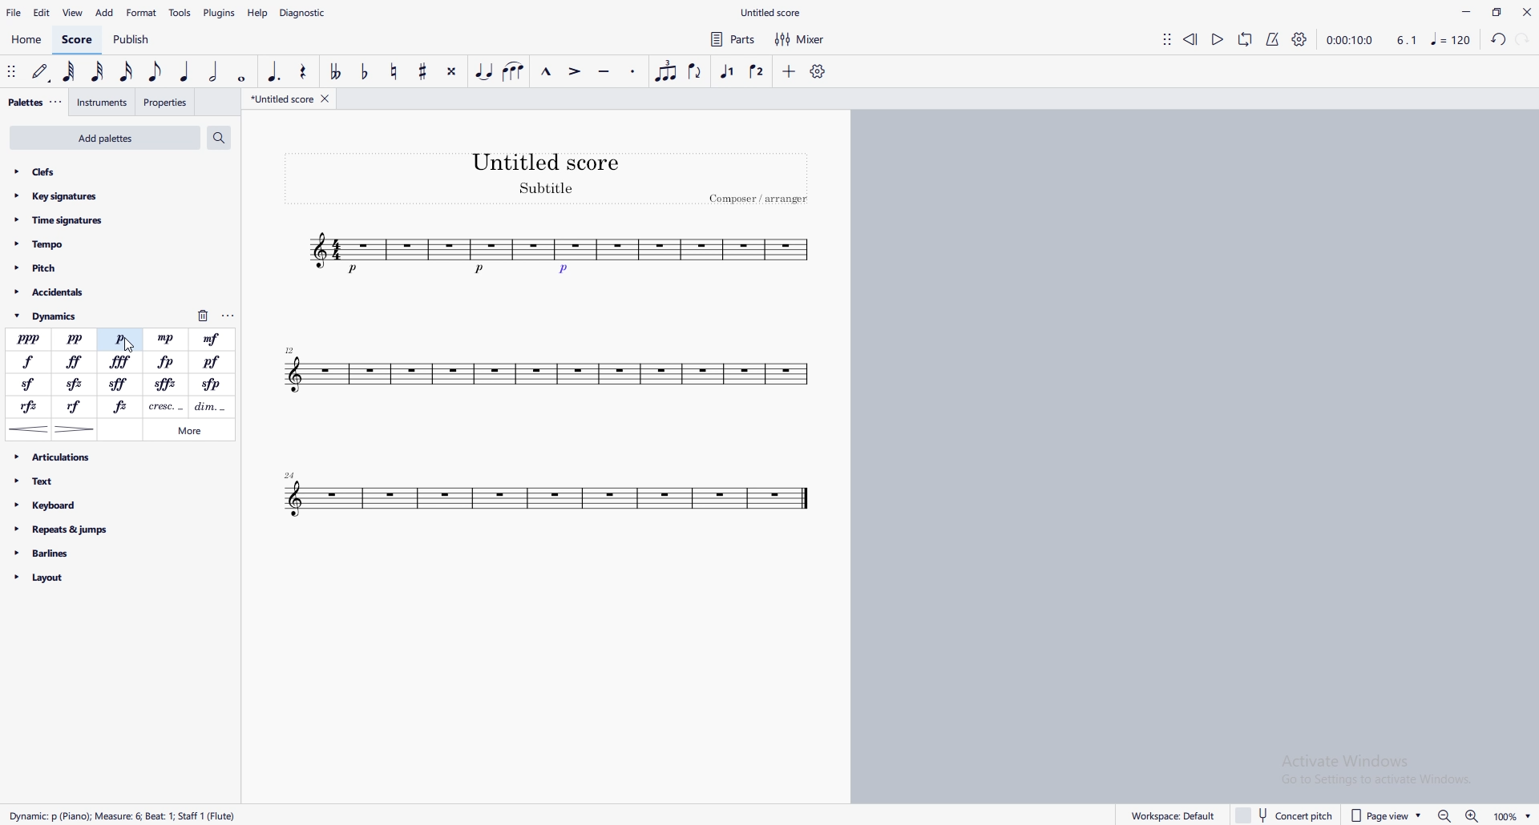 This screenshot has height=825, width=1539. What do you see at coordinates (180, 13) in the screenshot?
I see `tools` at bounding box center [180, 13].